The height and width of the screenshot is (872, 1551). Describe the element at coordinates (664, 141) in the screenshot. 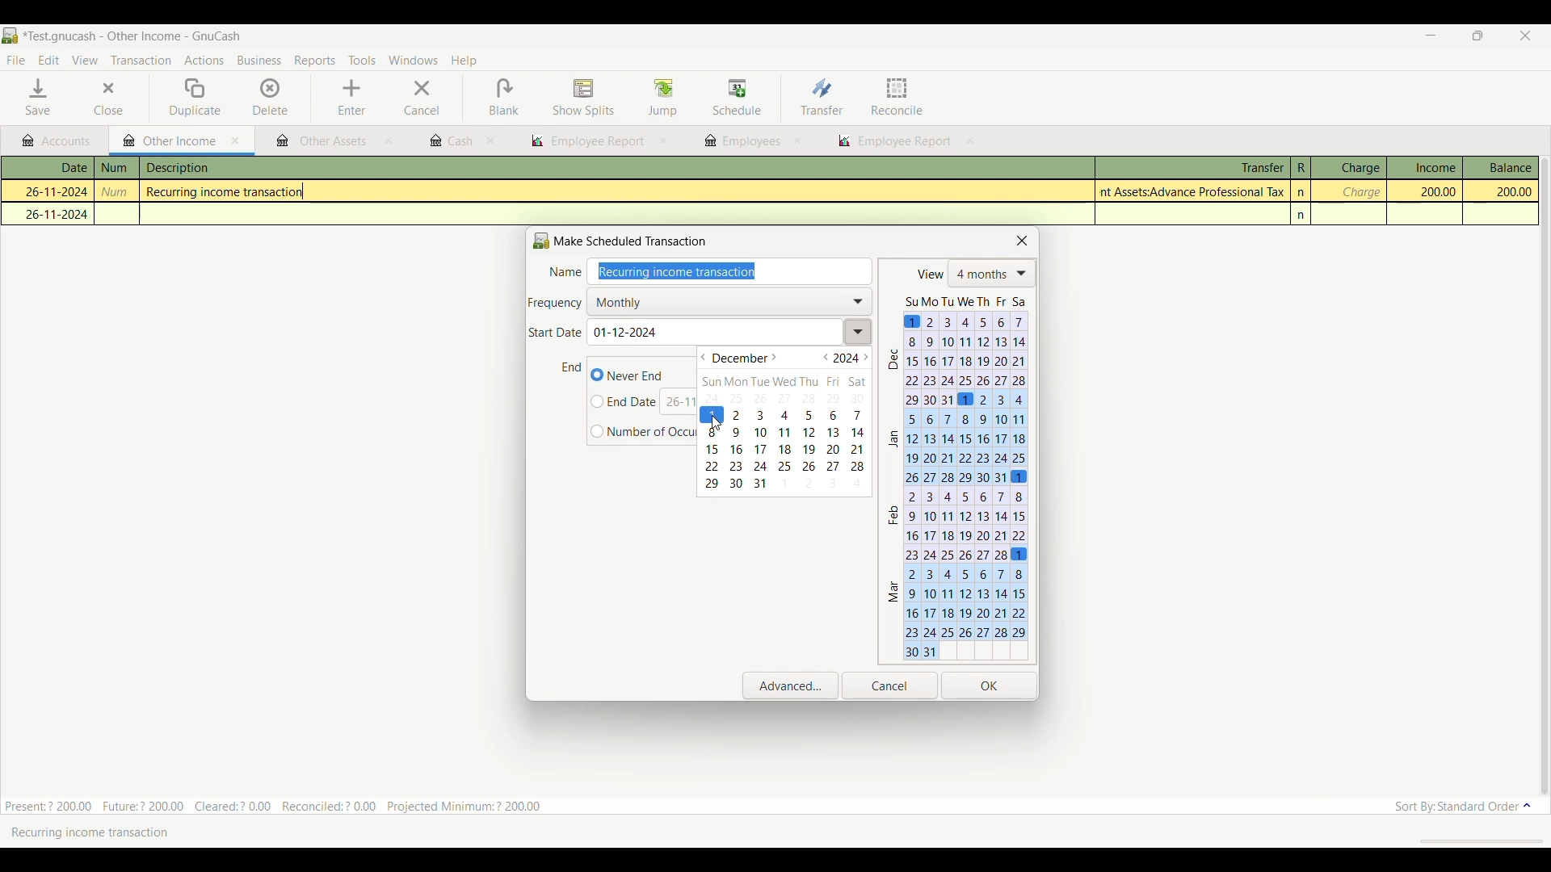

I see `close` at that location.